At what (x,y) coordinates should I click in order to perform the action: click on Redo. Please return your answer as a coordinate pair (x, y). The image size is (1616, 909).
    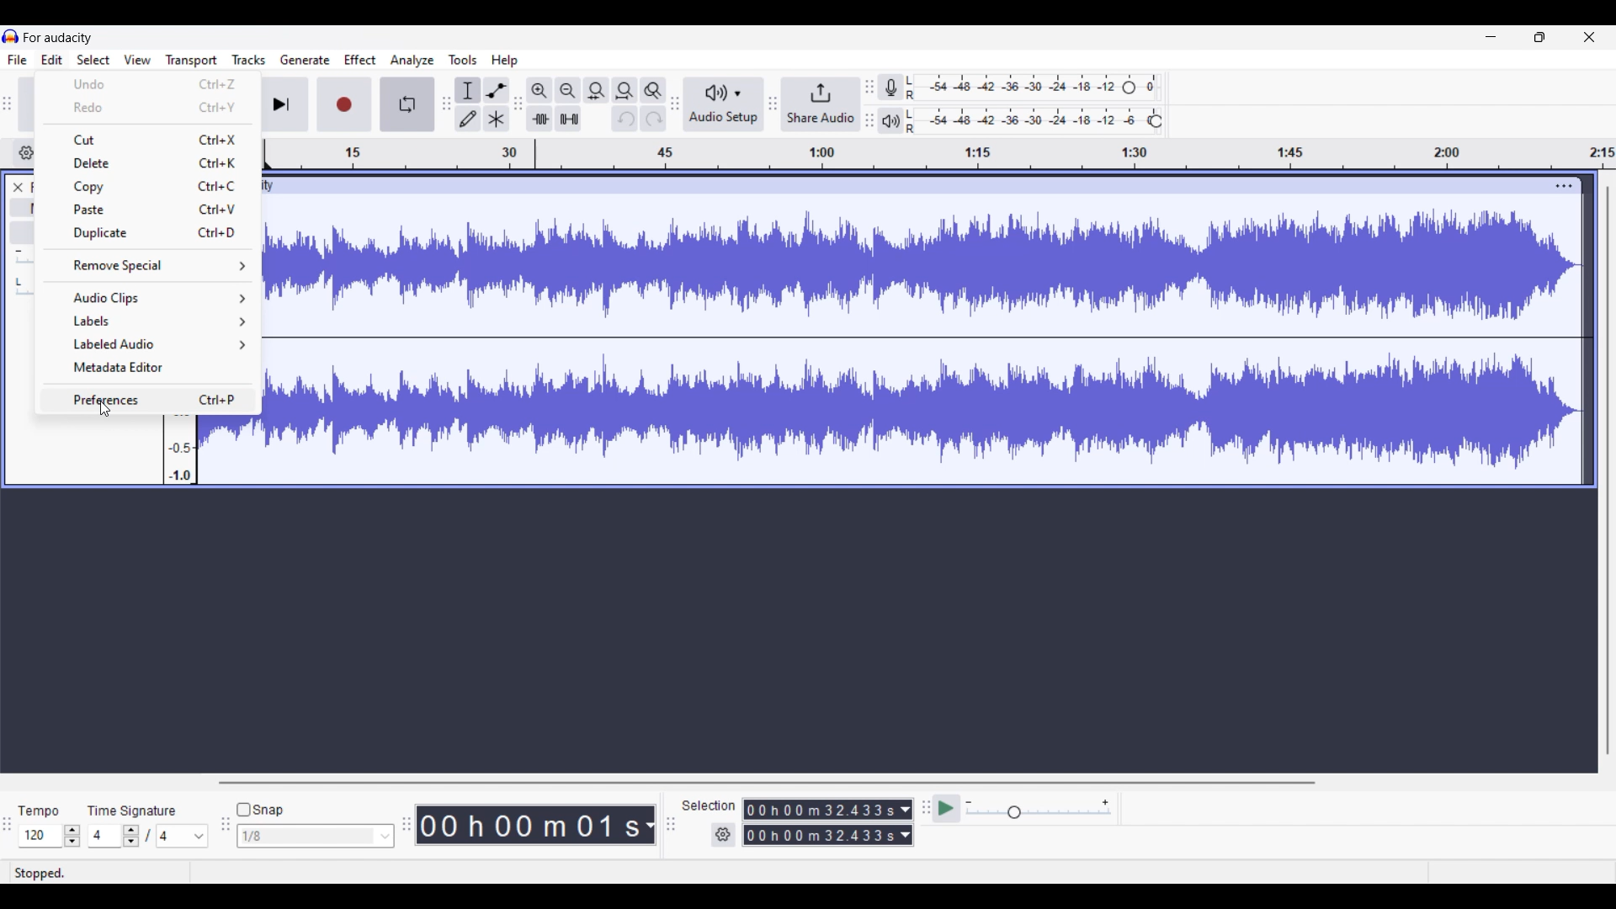
    Looking at the image, I should click on (148, 106).